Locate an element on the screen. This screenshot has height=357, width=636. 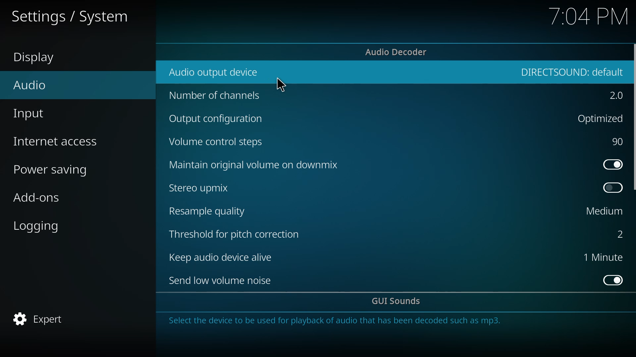
cursor is located at coordinates (281, 86).